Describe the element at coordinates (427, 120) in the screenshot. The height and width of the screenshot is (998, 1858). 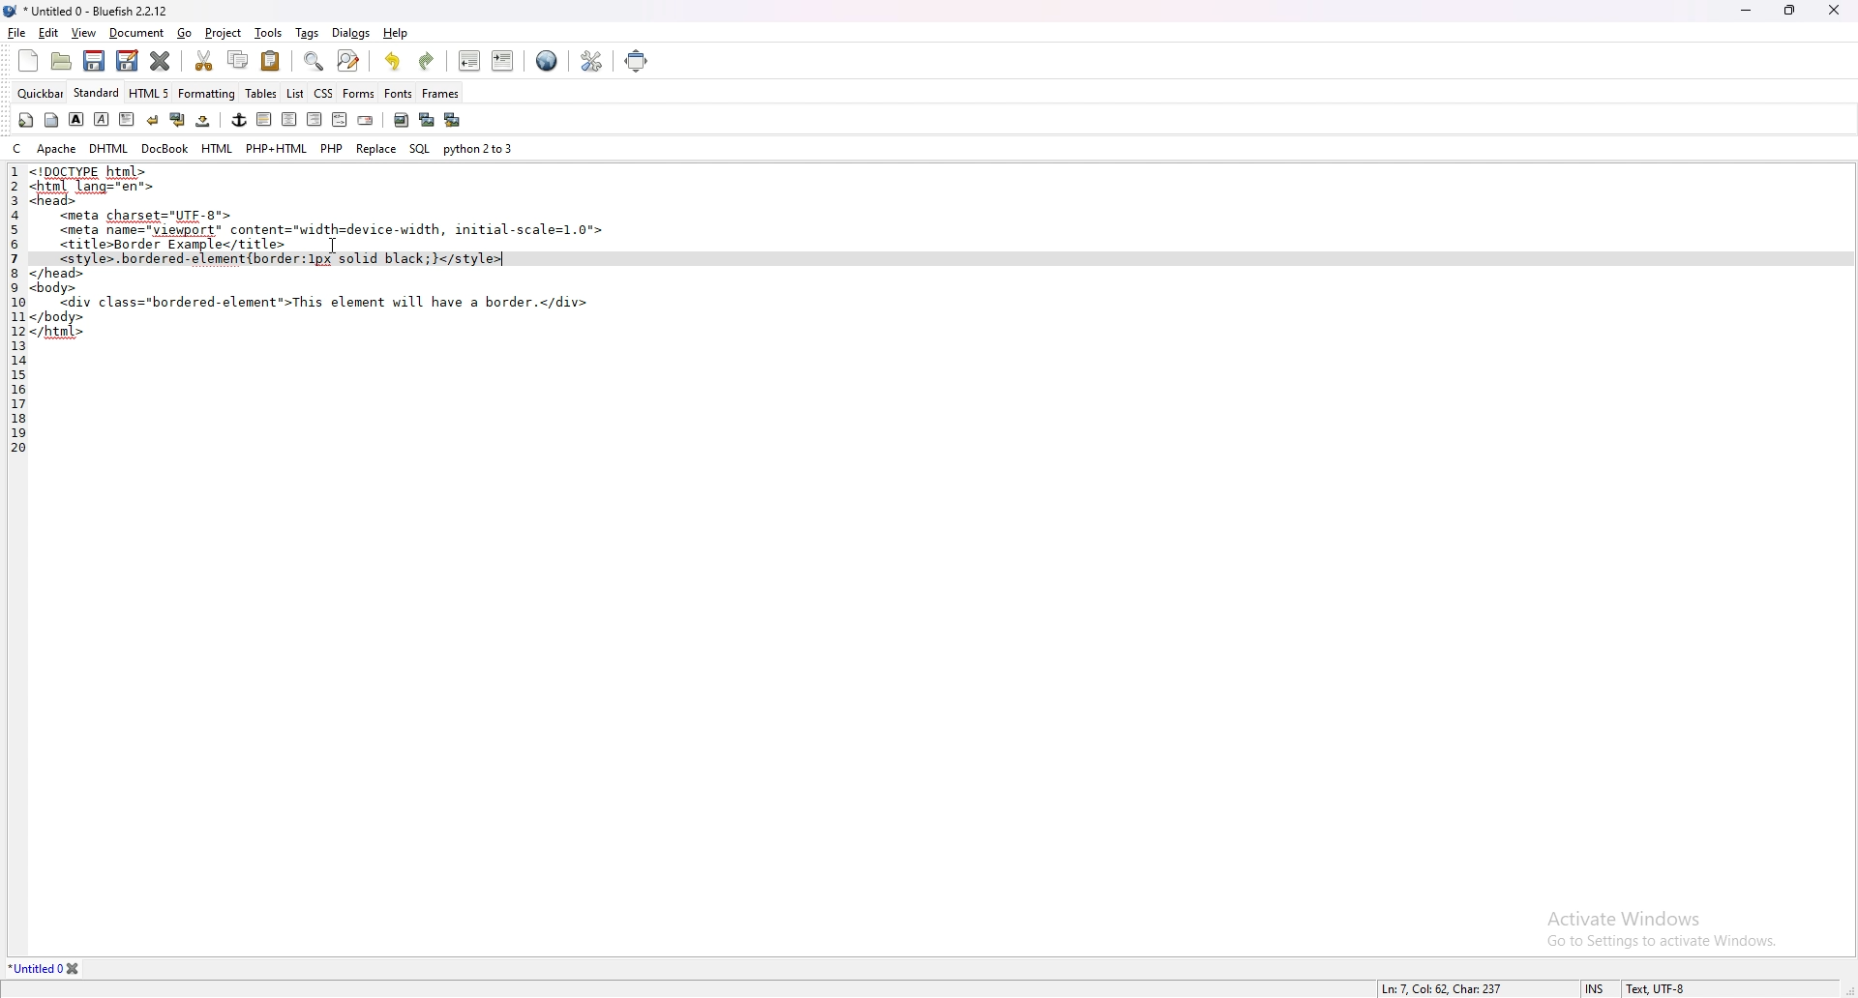
I see `insert thumbnail` at that location.